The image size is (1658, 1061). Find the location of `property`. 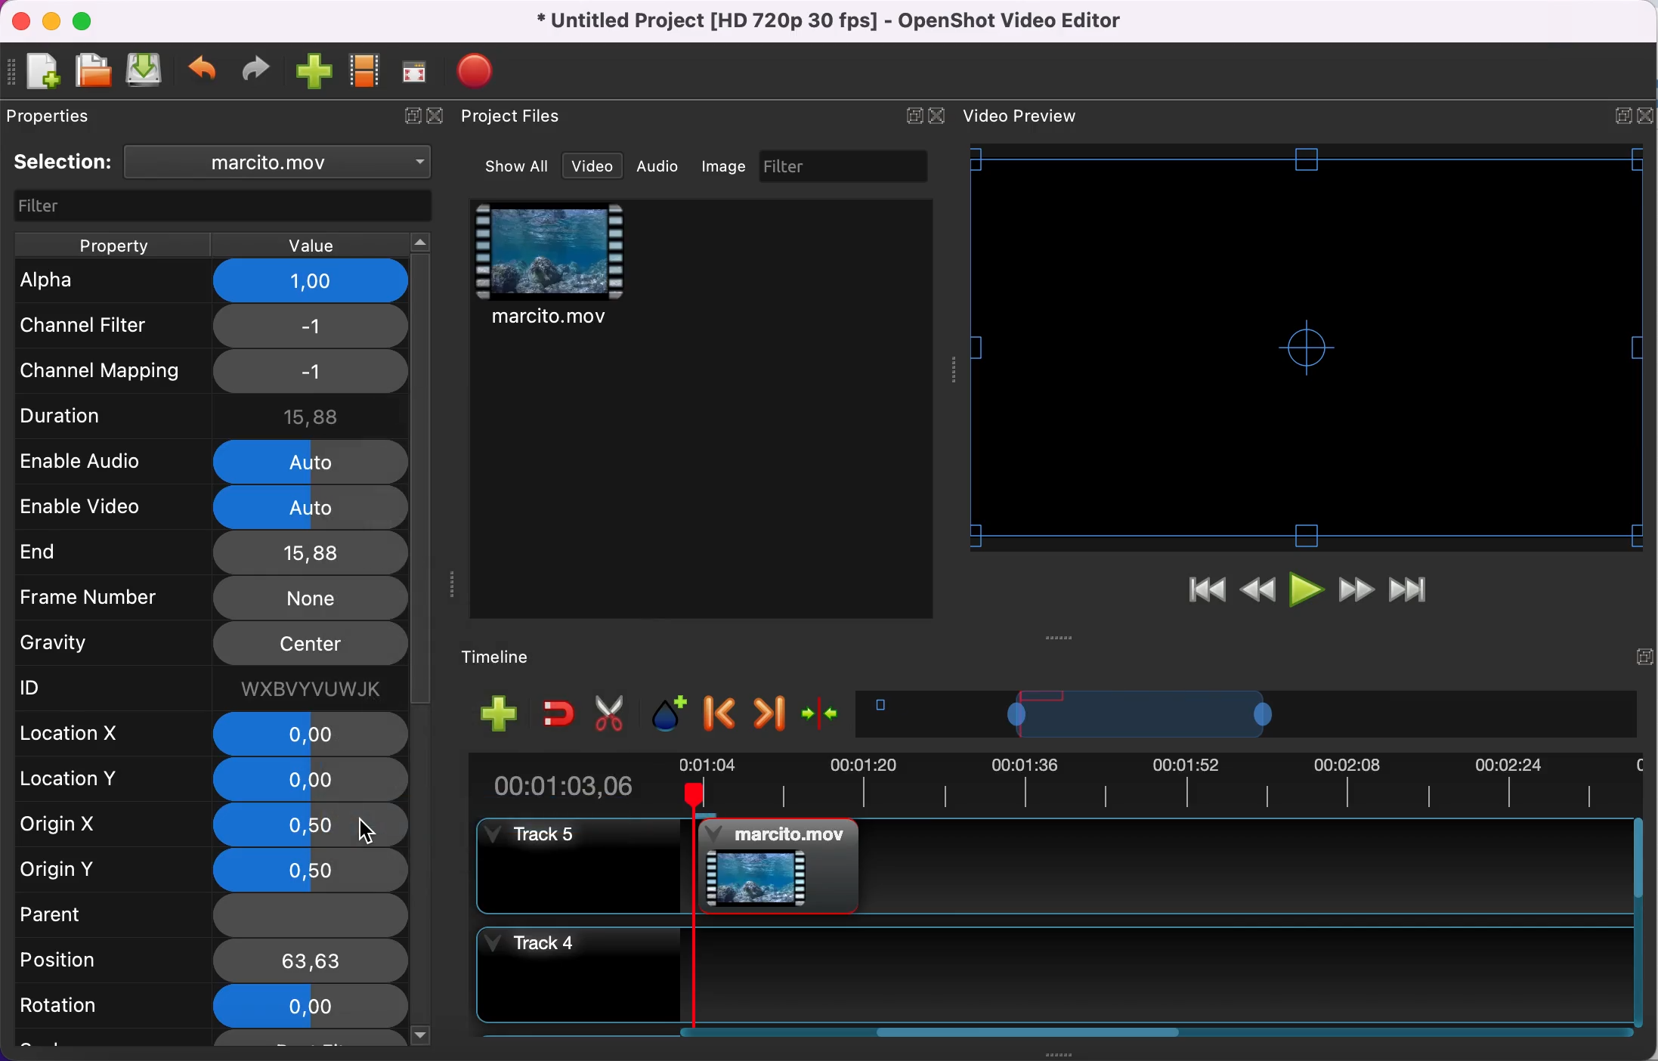

property is located at coordinates (112, 245).